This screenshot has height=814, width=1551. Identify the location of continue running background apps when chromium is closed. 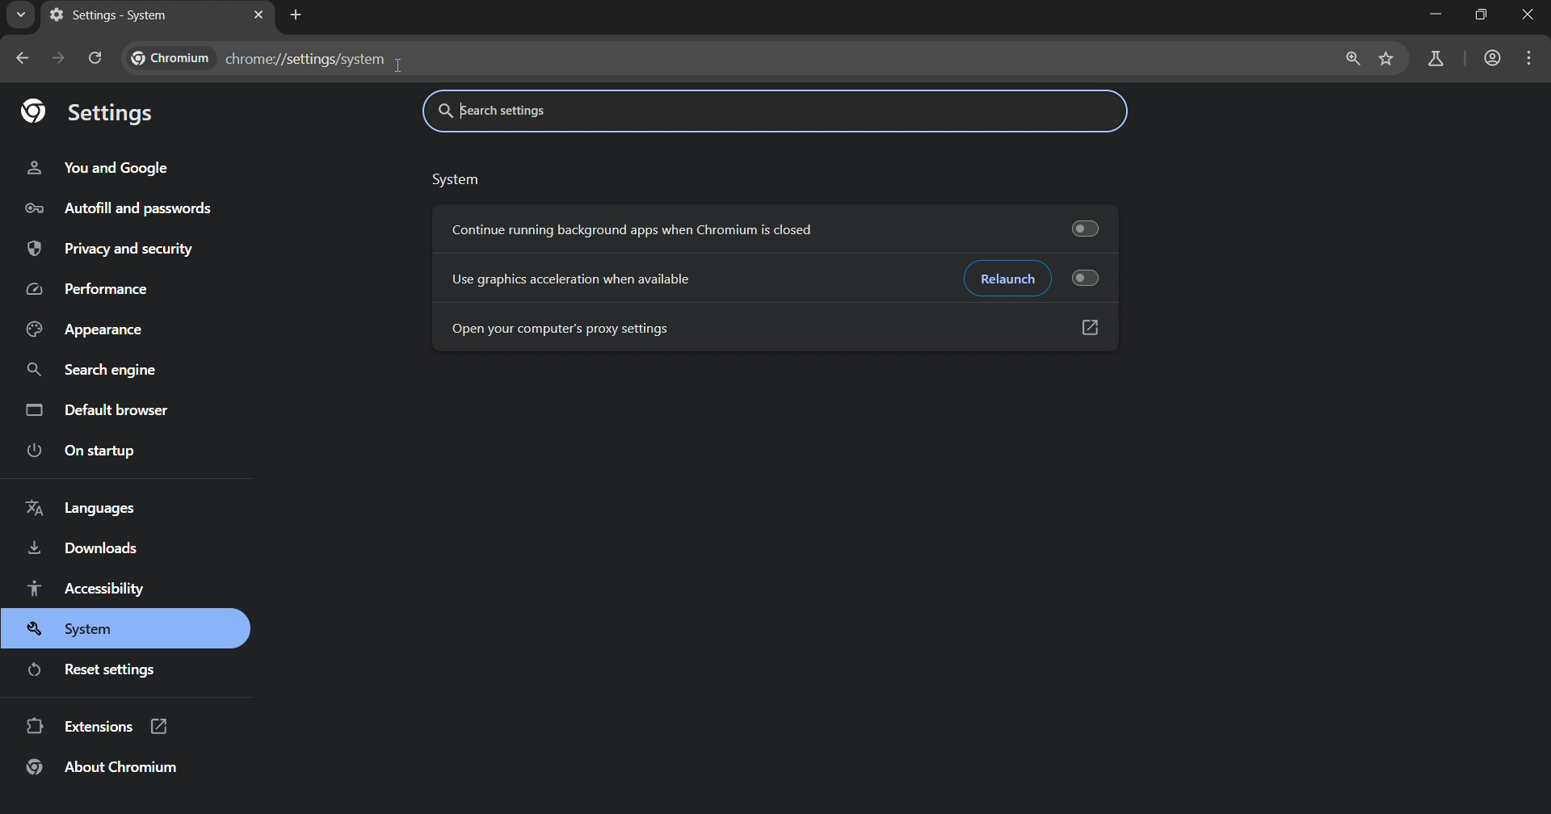
(638, 232).